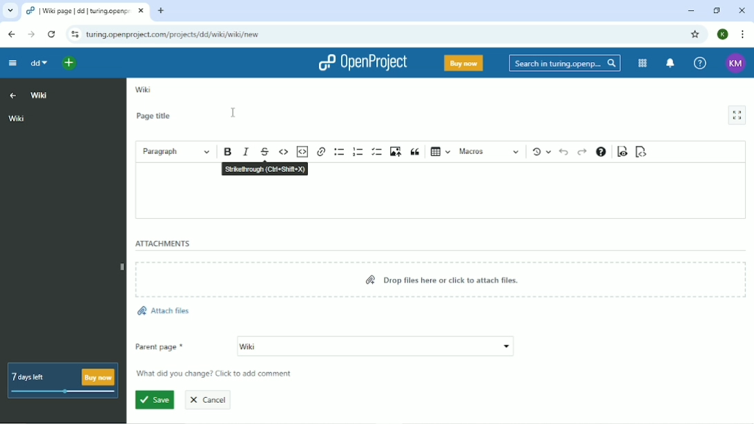 The width and height of the screenshot is (754, 424). I want to click on Up, so click(11, 94).